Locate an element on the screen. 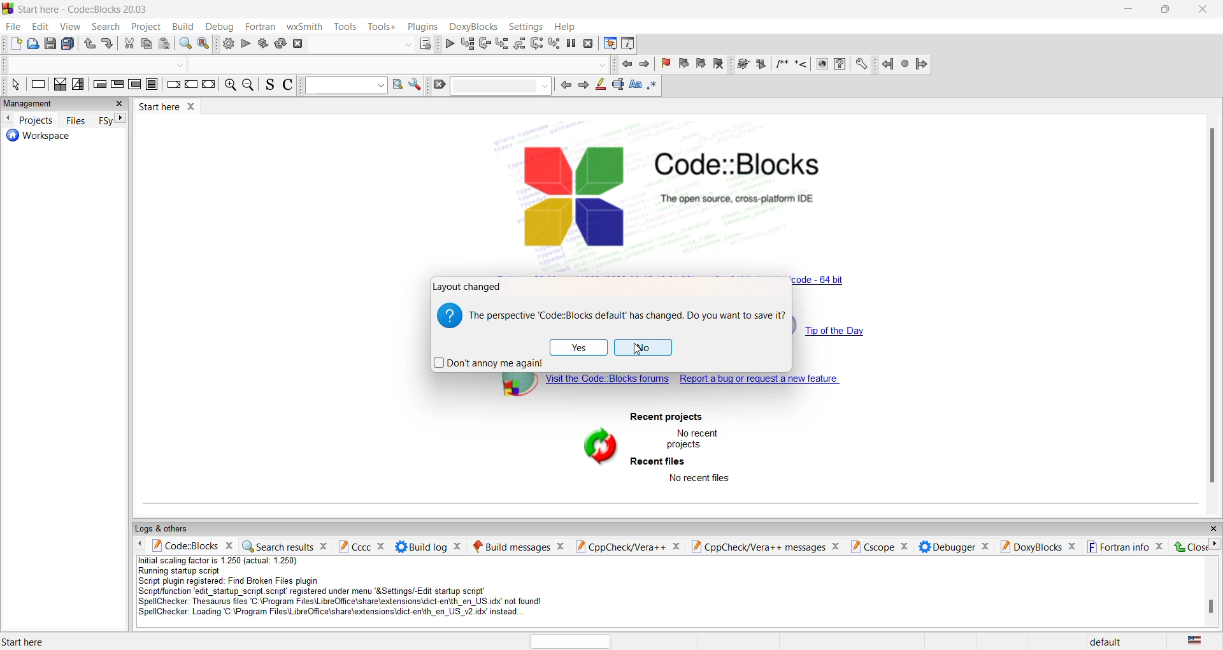  scrollbar is located at coordinates (1212, 308).